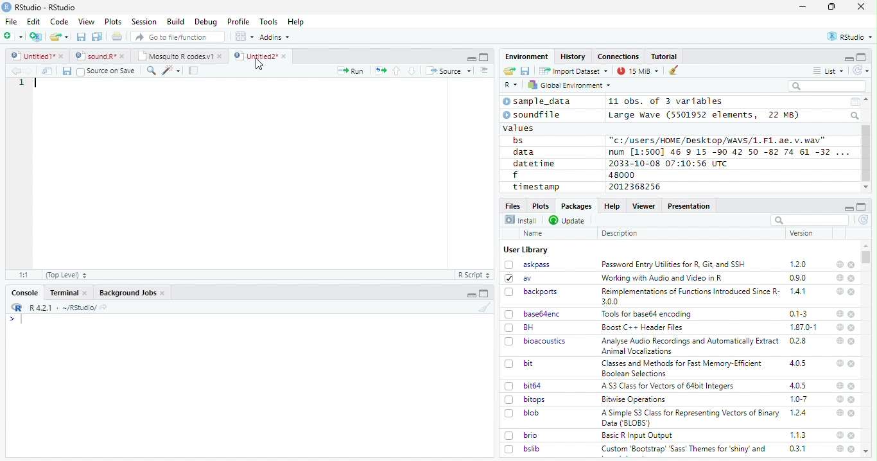  What do you see at coordinates (511, 85) in the screenshot?
I see `R` at bounding box center [511, 85].